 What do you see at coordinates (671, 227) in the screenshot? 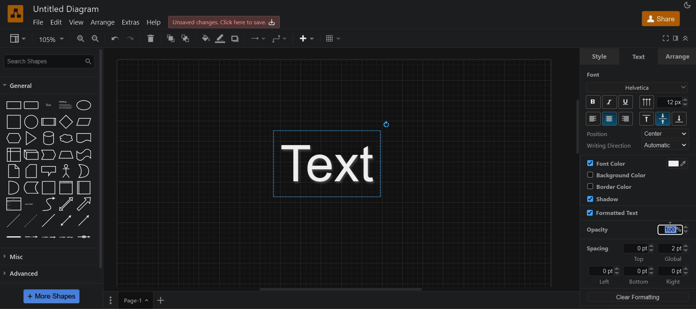
I see `cursor` at bounding box center [671, 227].